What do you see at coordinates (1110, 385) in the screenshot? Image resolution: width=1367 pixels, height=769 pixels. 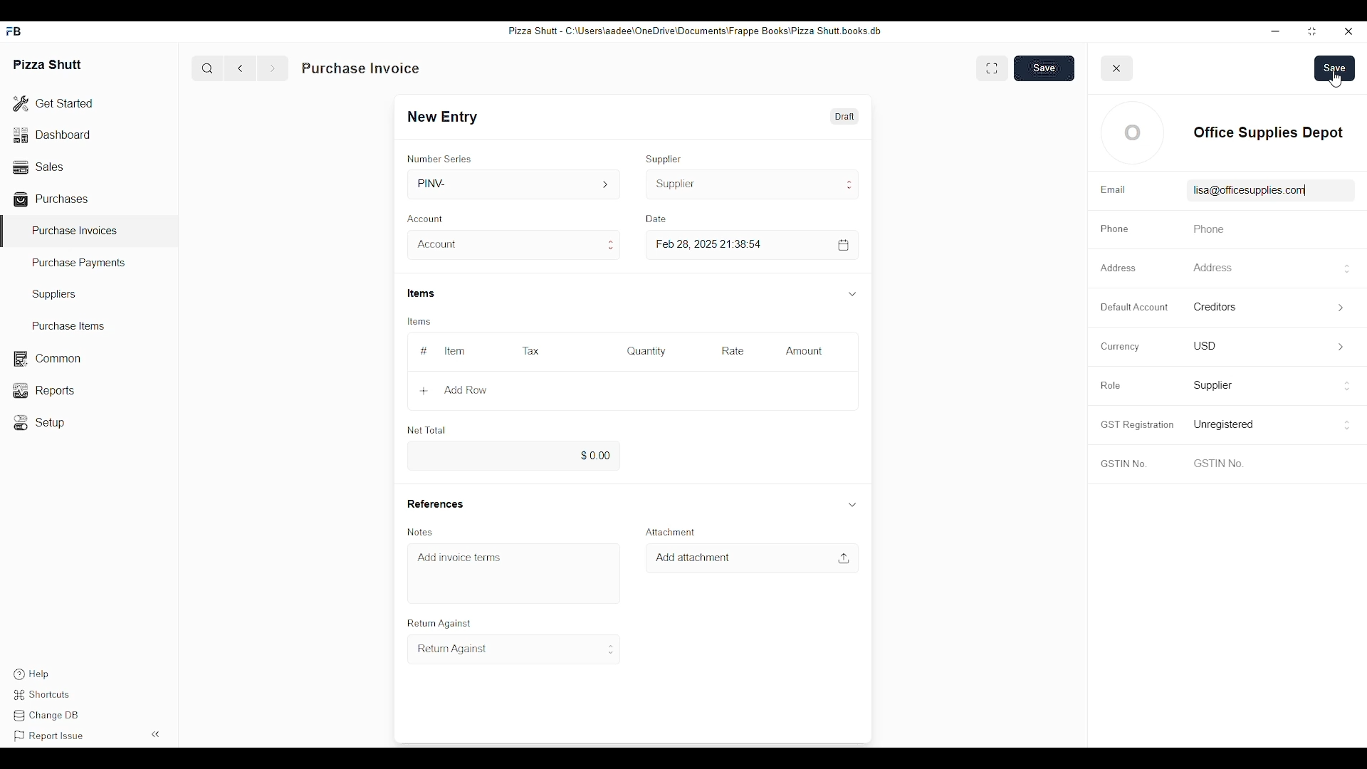 I see `Role` at bounding box center [1110, 385].